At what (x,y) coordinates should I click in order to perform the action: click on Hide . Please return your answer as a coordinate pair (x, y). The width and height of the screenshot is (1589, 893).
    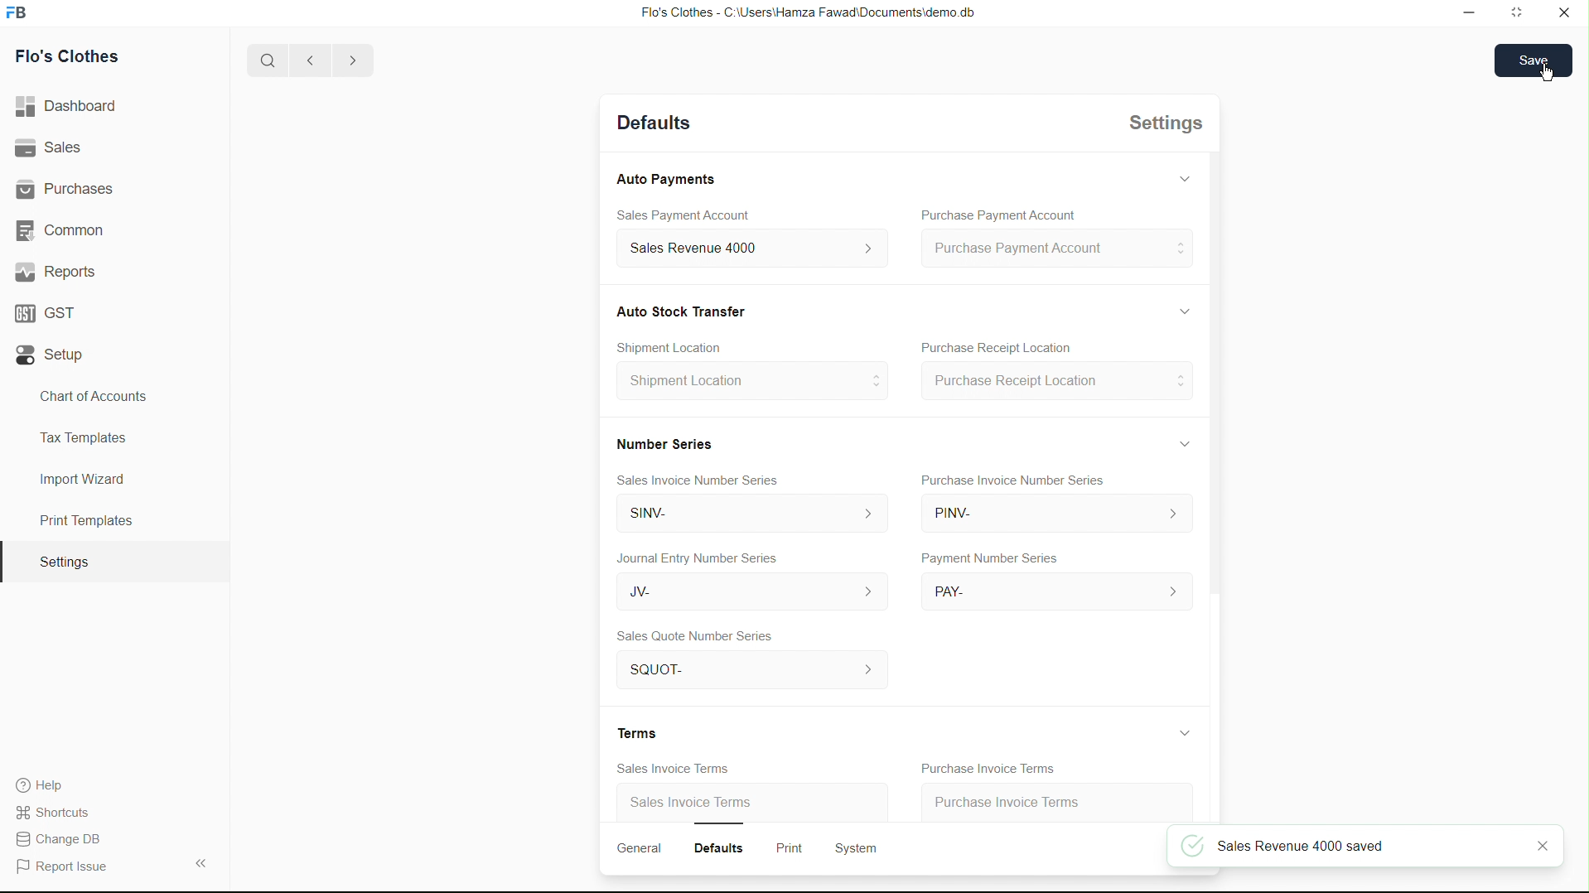
    Looking at the image, I should click on (1188, 442).